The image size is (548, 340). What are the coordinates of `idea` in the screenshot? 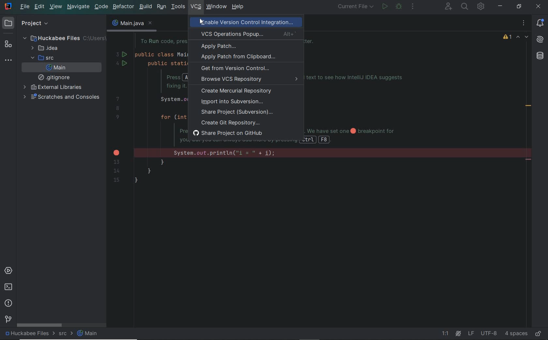 It's located at (47, 48).